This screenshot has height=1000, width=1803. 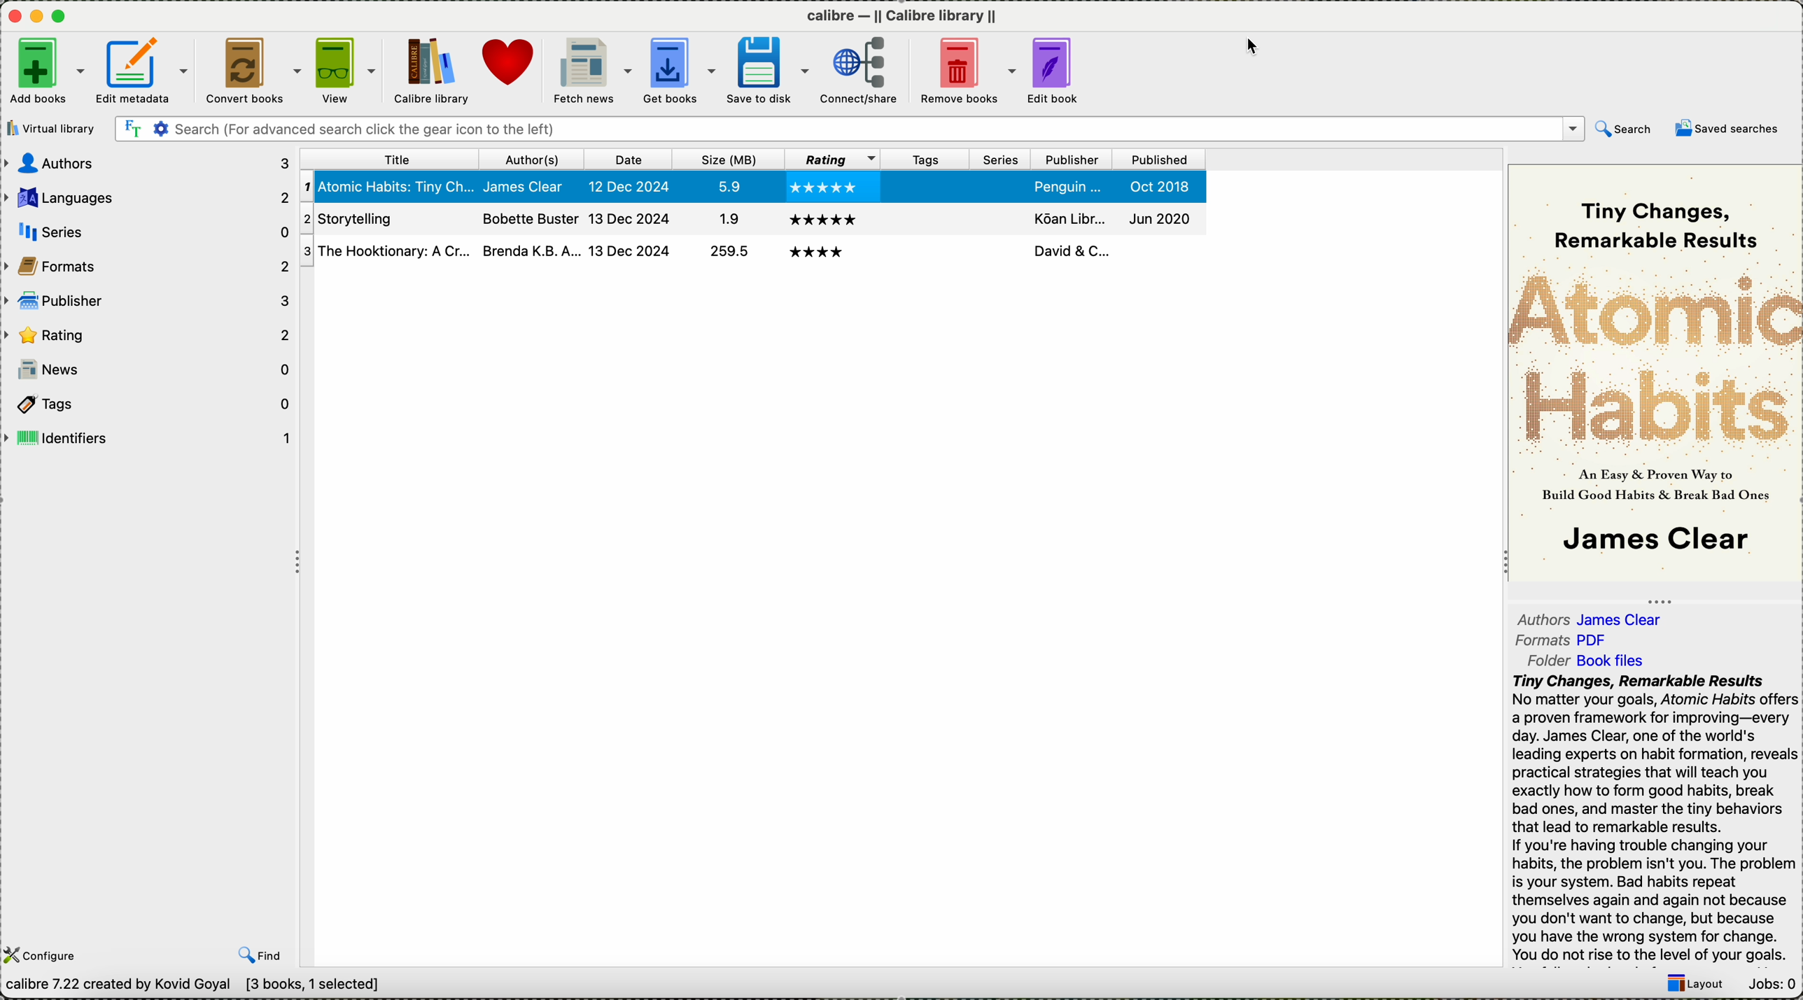 What do you see at coordinates (529, 250) in the screenshot?
I see `bobette buster` at bounding box center [529, 250].